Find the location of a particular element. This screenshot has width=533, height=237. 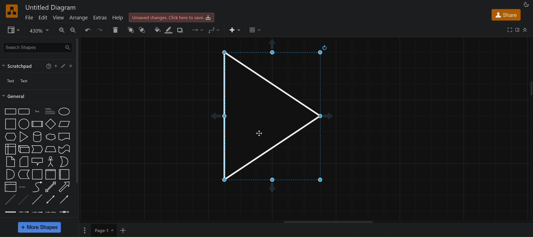

page 1 is located at coordinates (105, 230).